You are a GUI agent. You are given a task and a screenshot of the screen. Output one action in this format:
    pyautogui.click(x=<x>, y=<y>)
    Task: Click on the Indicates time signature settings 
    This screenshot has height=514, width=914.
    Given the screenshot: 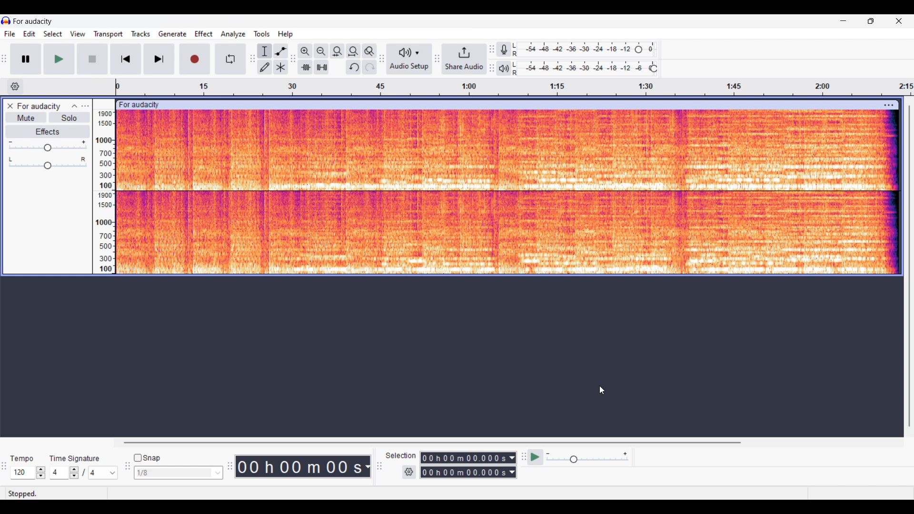 What is the action you would take?
    pyautogui.click(x=75, y=459)
    